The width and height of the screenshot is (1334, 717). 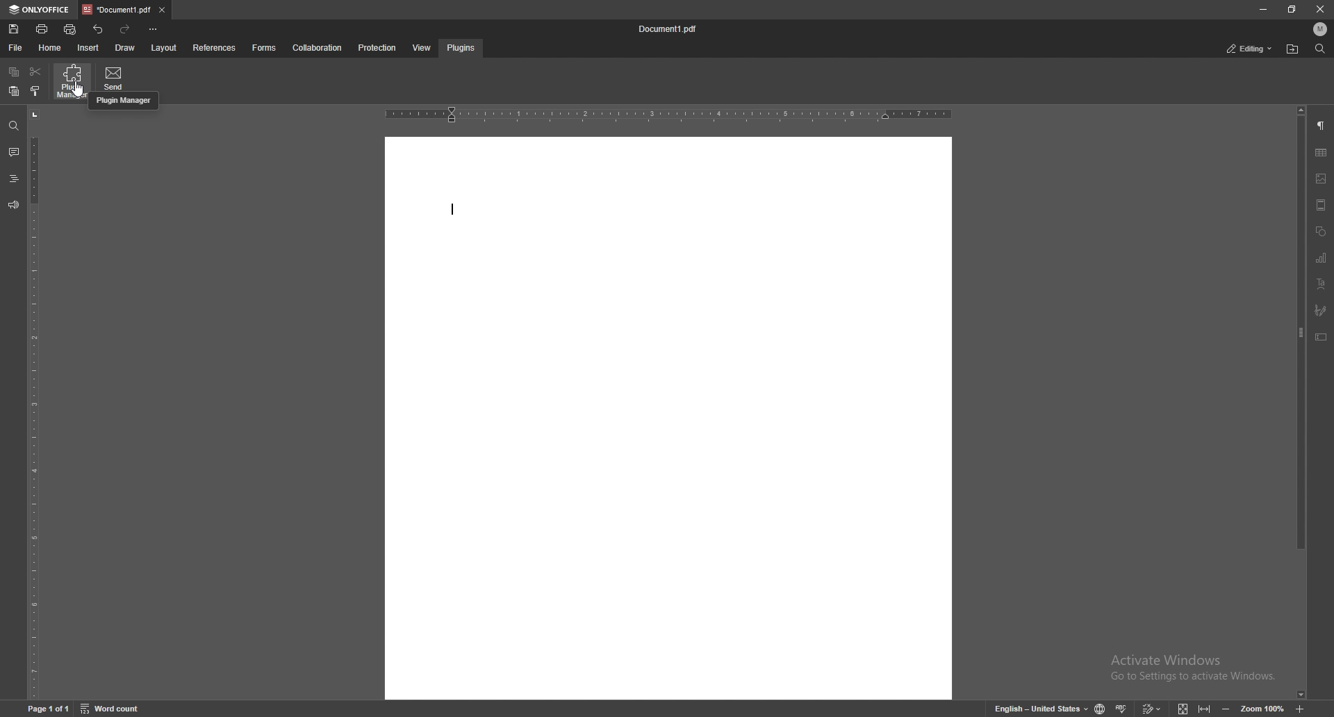 I want to click on file name, so click(x=670, y=30).